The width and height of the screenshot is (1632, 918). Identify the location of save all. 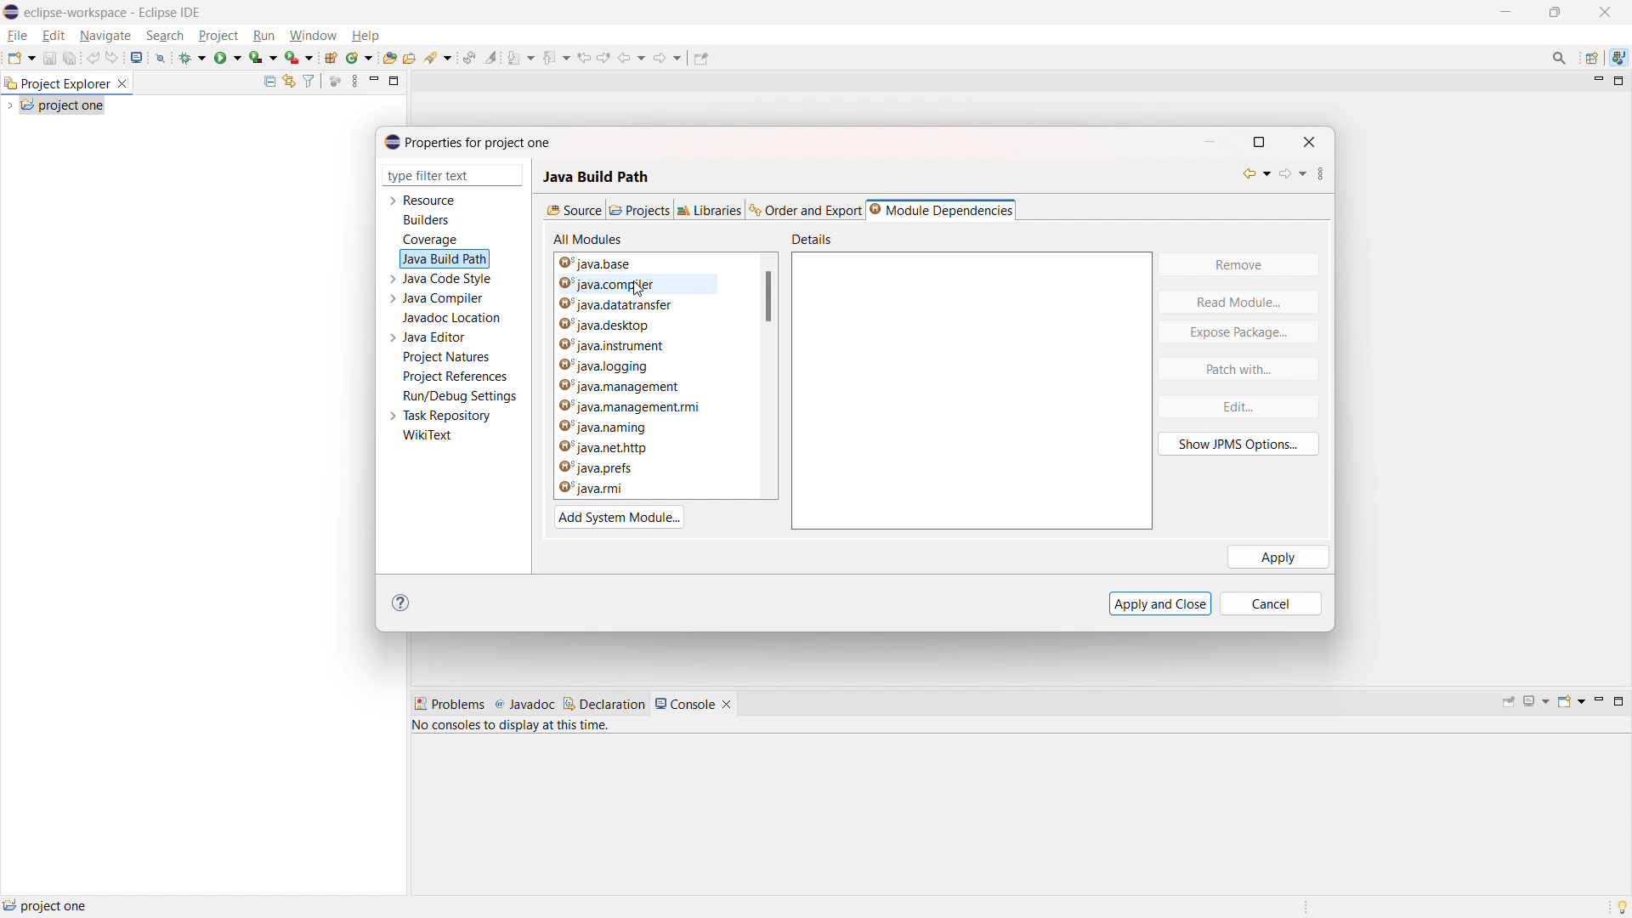
(71, 59).